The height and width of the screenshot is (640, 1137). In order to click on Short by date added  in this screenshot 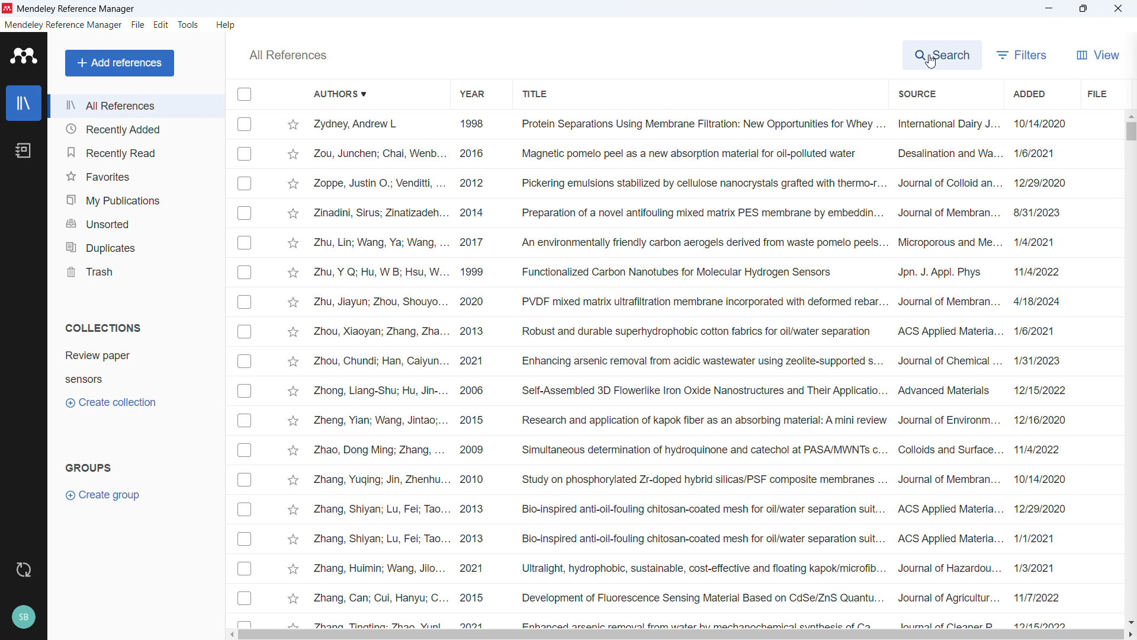, I will do `click(1028, 93)`.